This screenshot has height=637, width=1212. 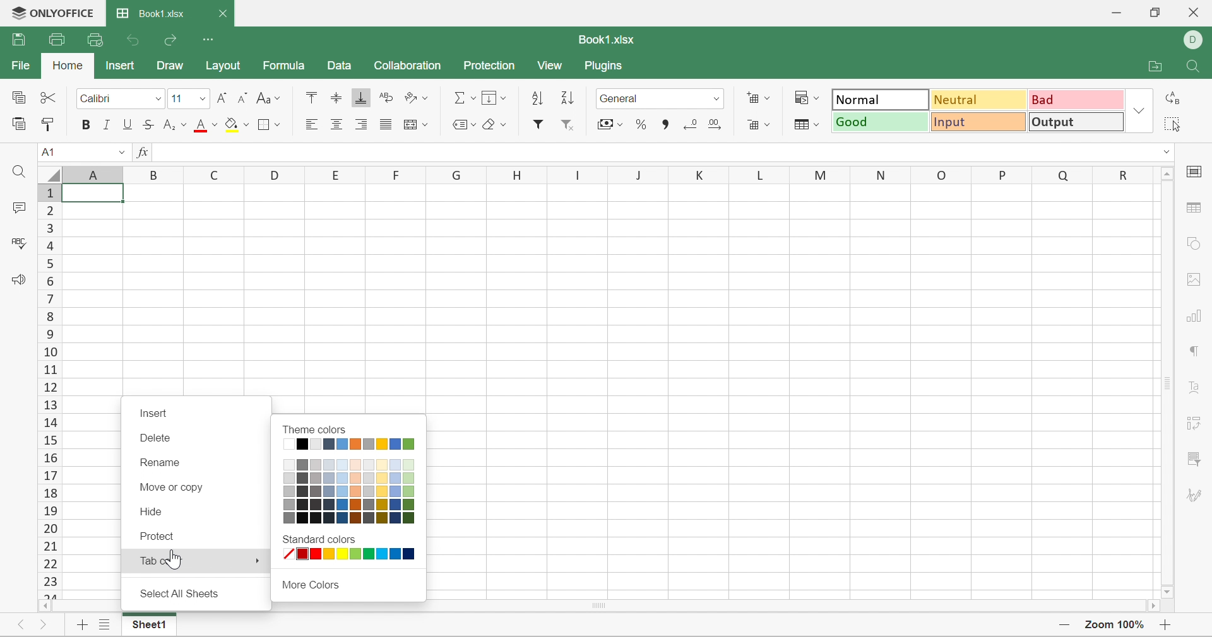 I want to click on Copy, so click(x=19, y=98).